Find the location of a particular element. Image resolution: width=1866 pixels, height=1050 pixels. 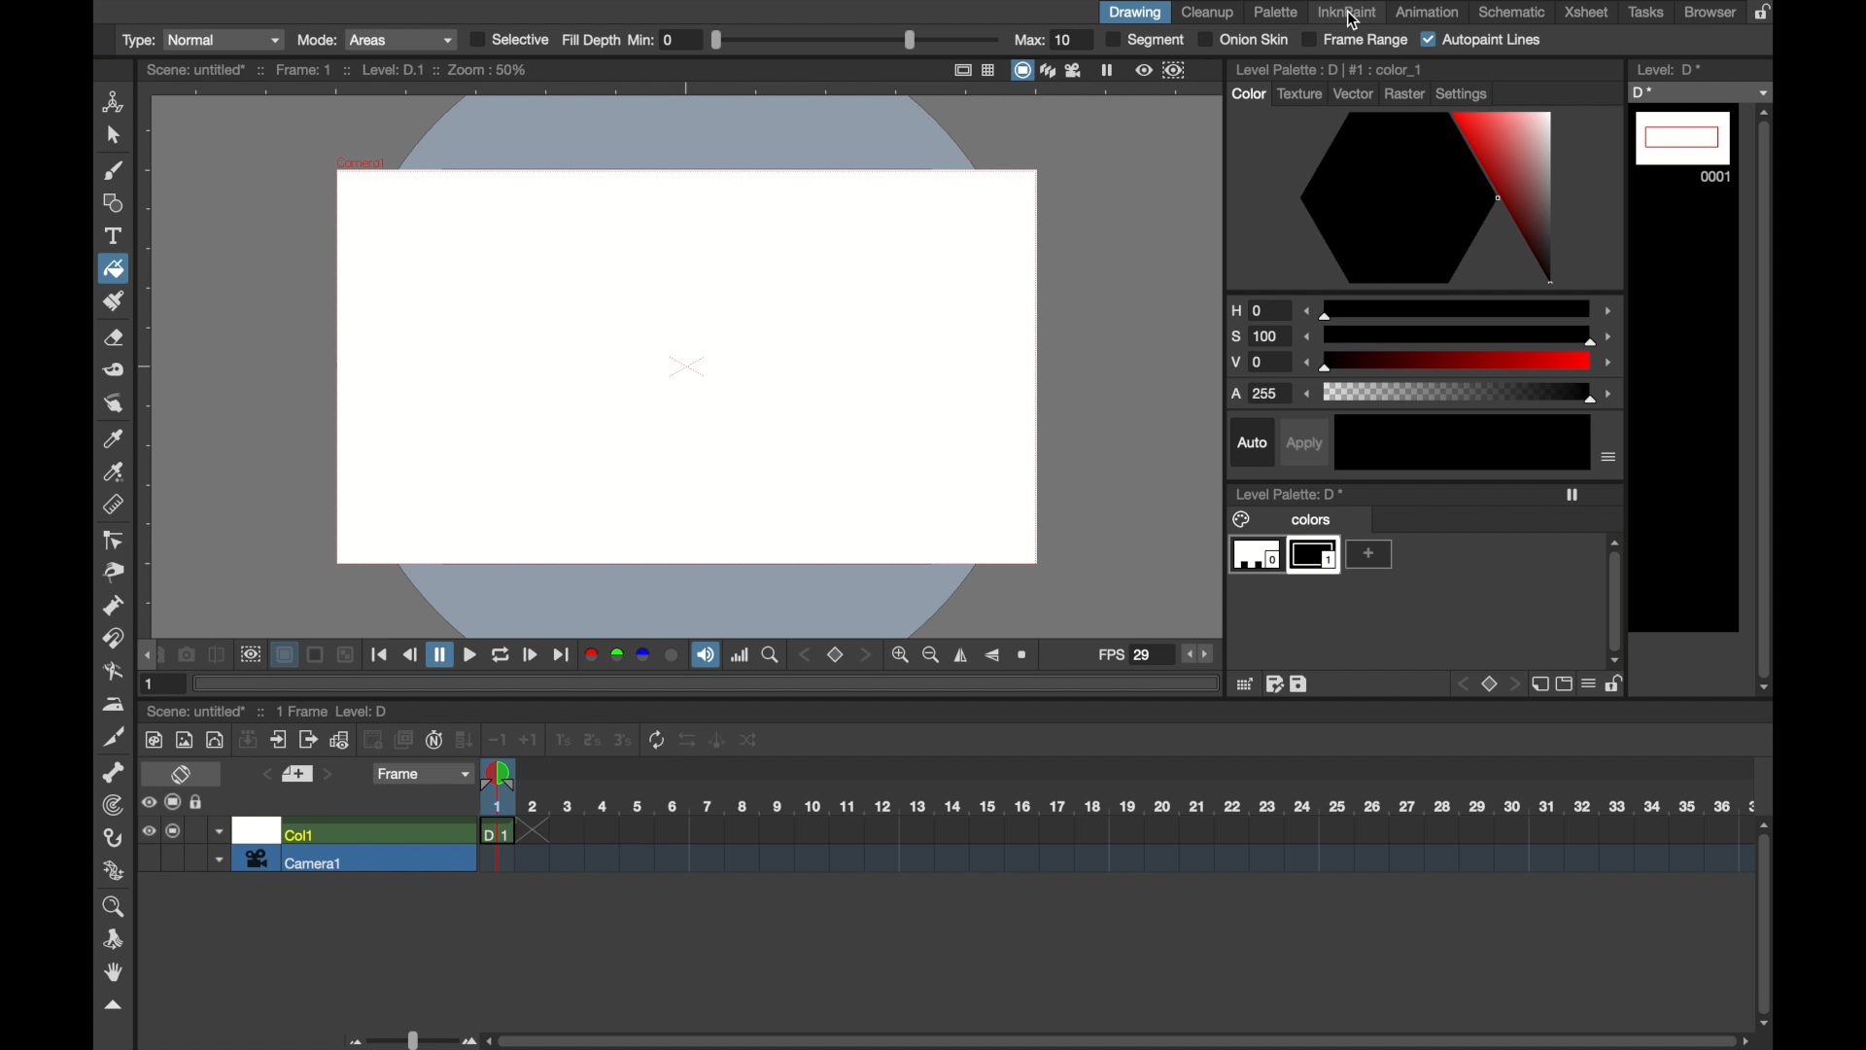

level: D* is located at coordinates (1669, 69).